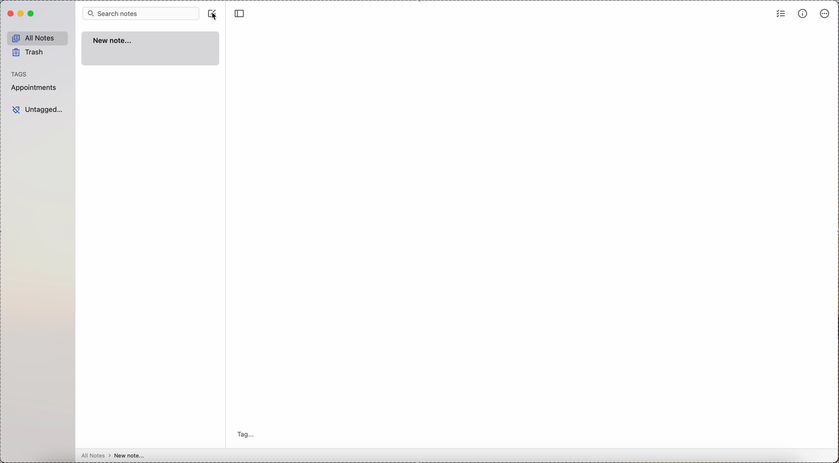 The height and width of the screenshot is (463, 839). What do you see at coordinates (36, 88) in the screenshot?
I see `appointments` at bounding box center [36, 88].